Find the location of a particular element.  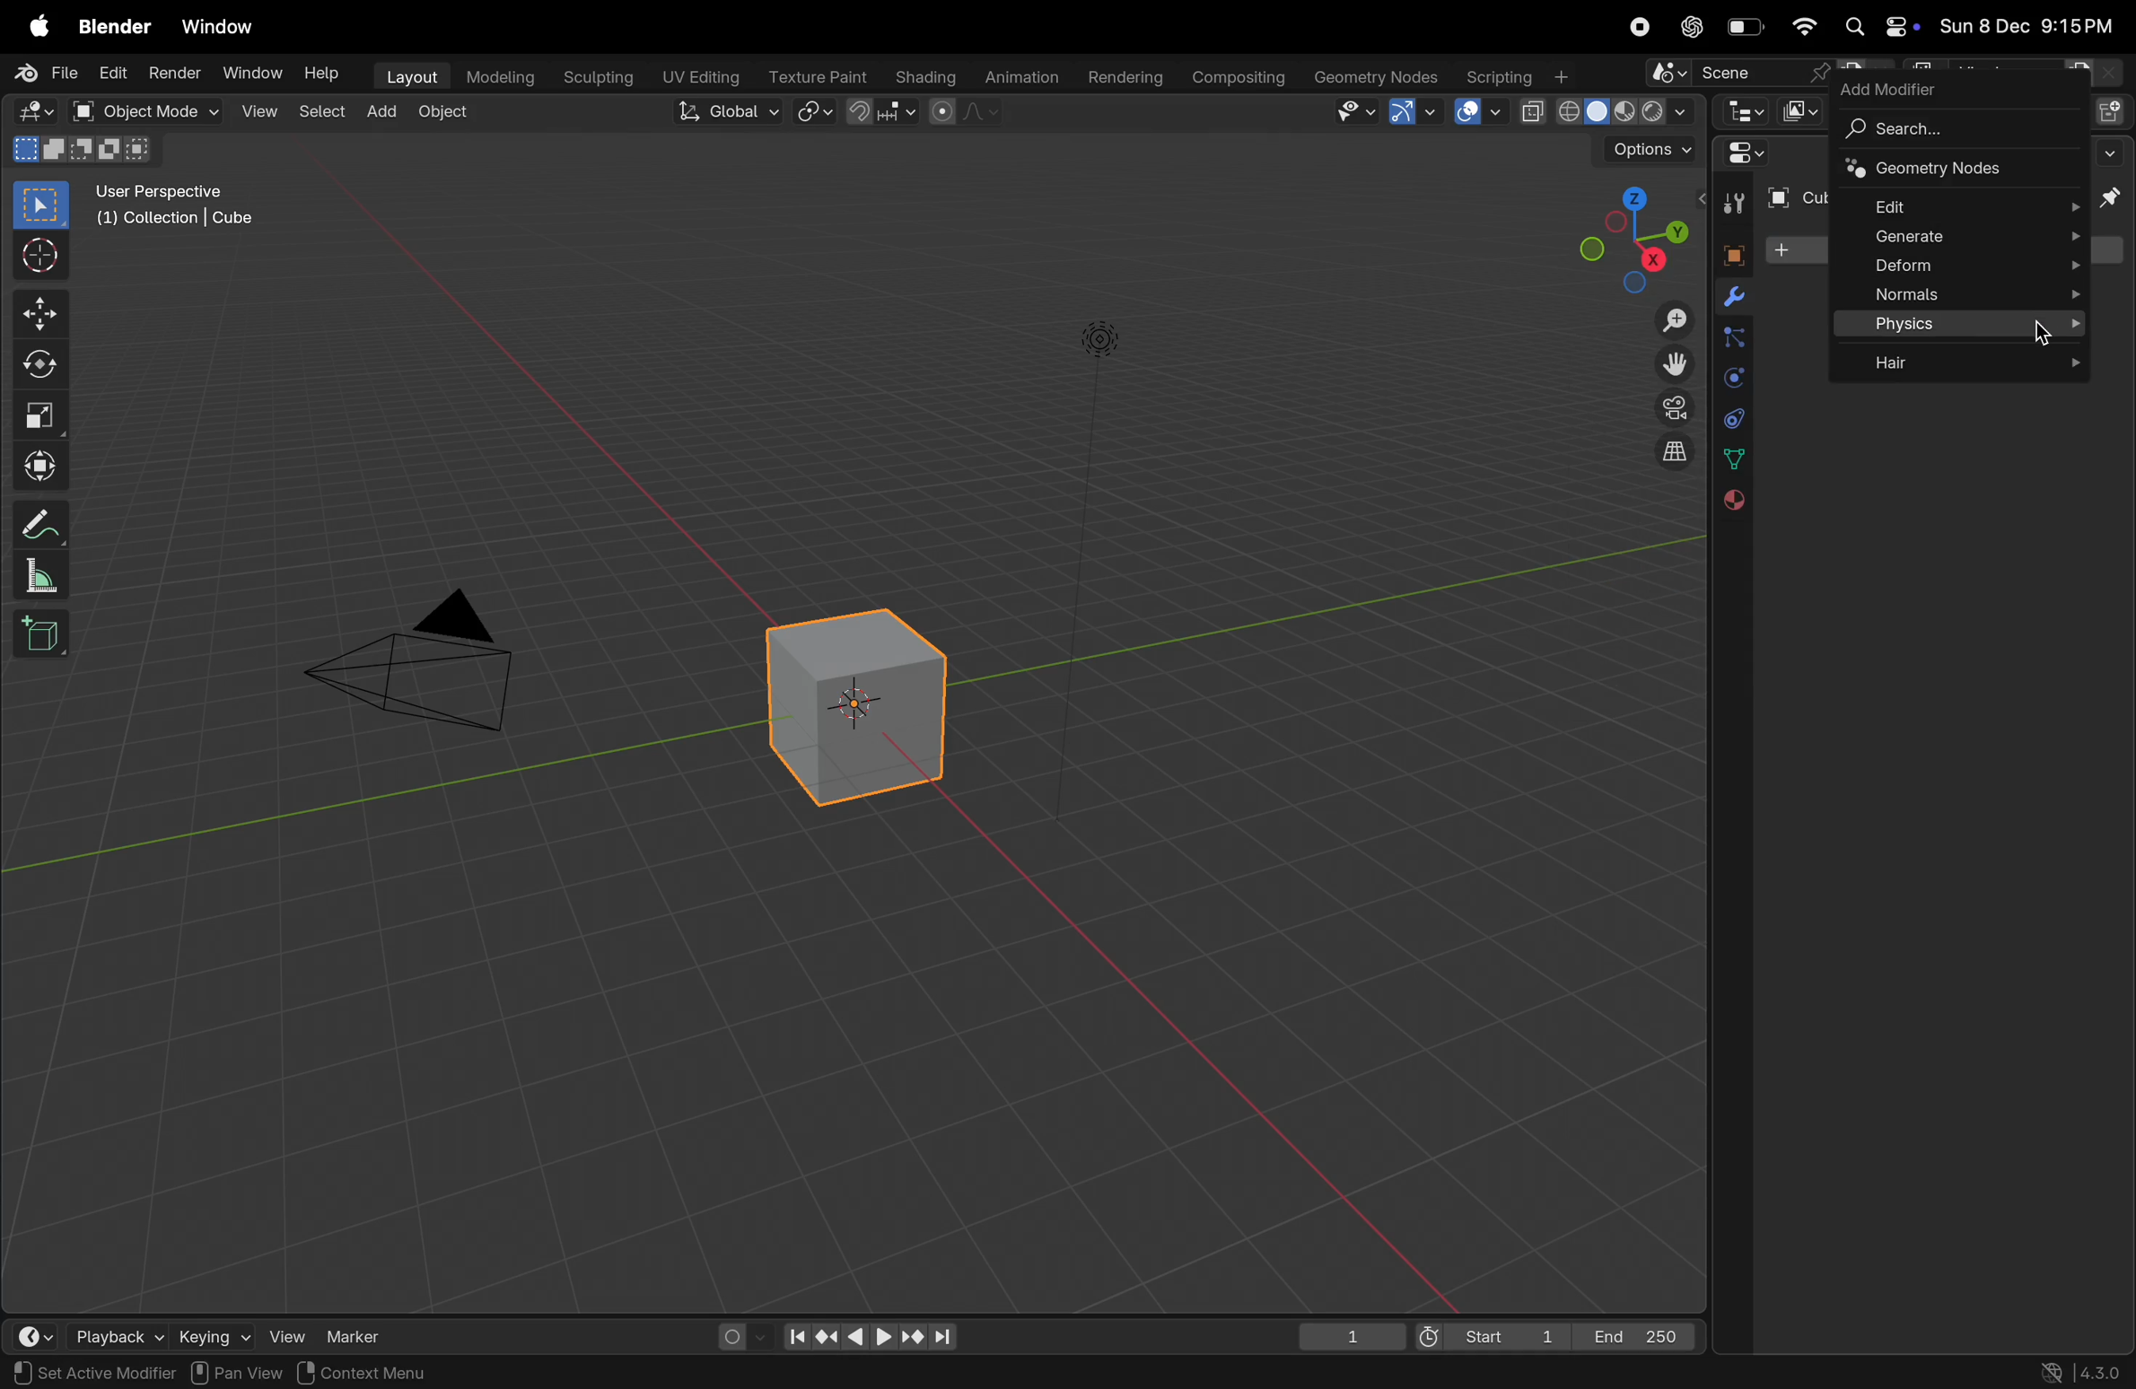

object is located at coordinates (451, 115).